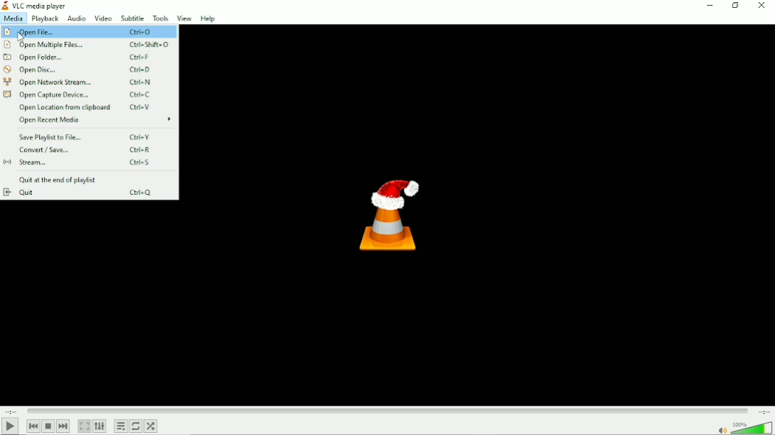 The width and height of the screenshot is (775, 435). What do you see at coordinates (94, 120) in the screenshot?
I see `Open recent media` at bounding box center [94, 120].